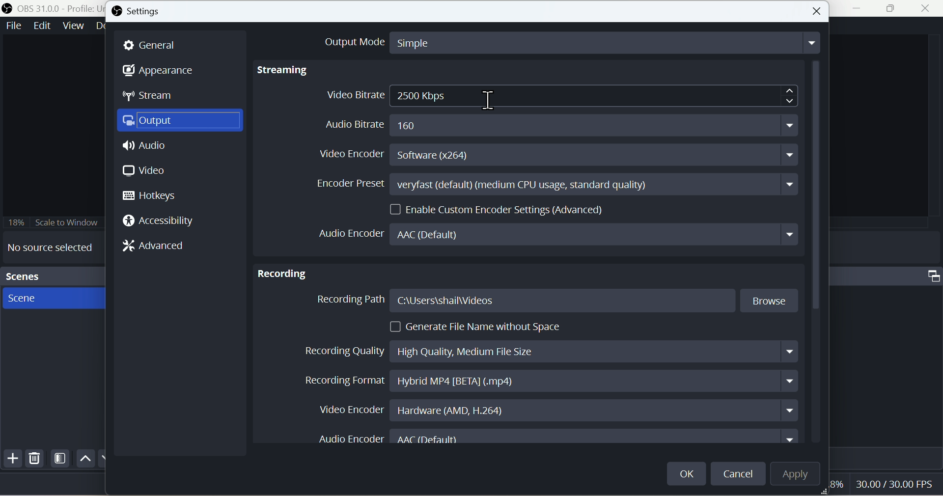 This screenshot has width=943, height=496. Describe the element at coordinates (84, 458) in the screenshot. I see `up` at that location.